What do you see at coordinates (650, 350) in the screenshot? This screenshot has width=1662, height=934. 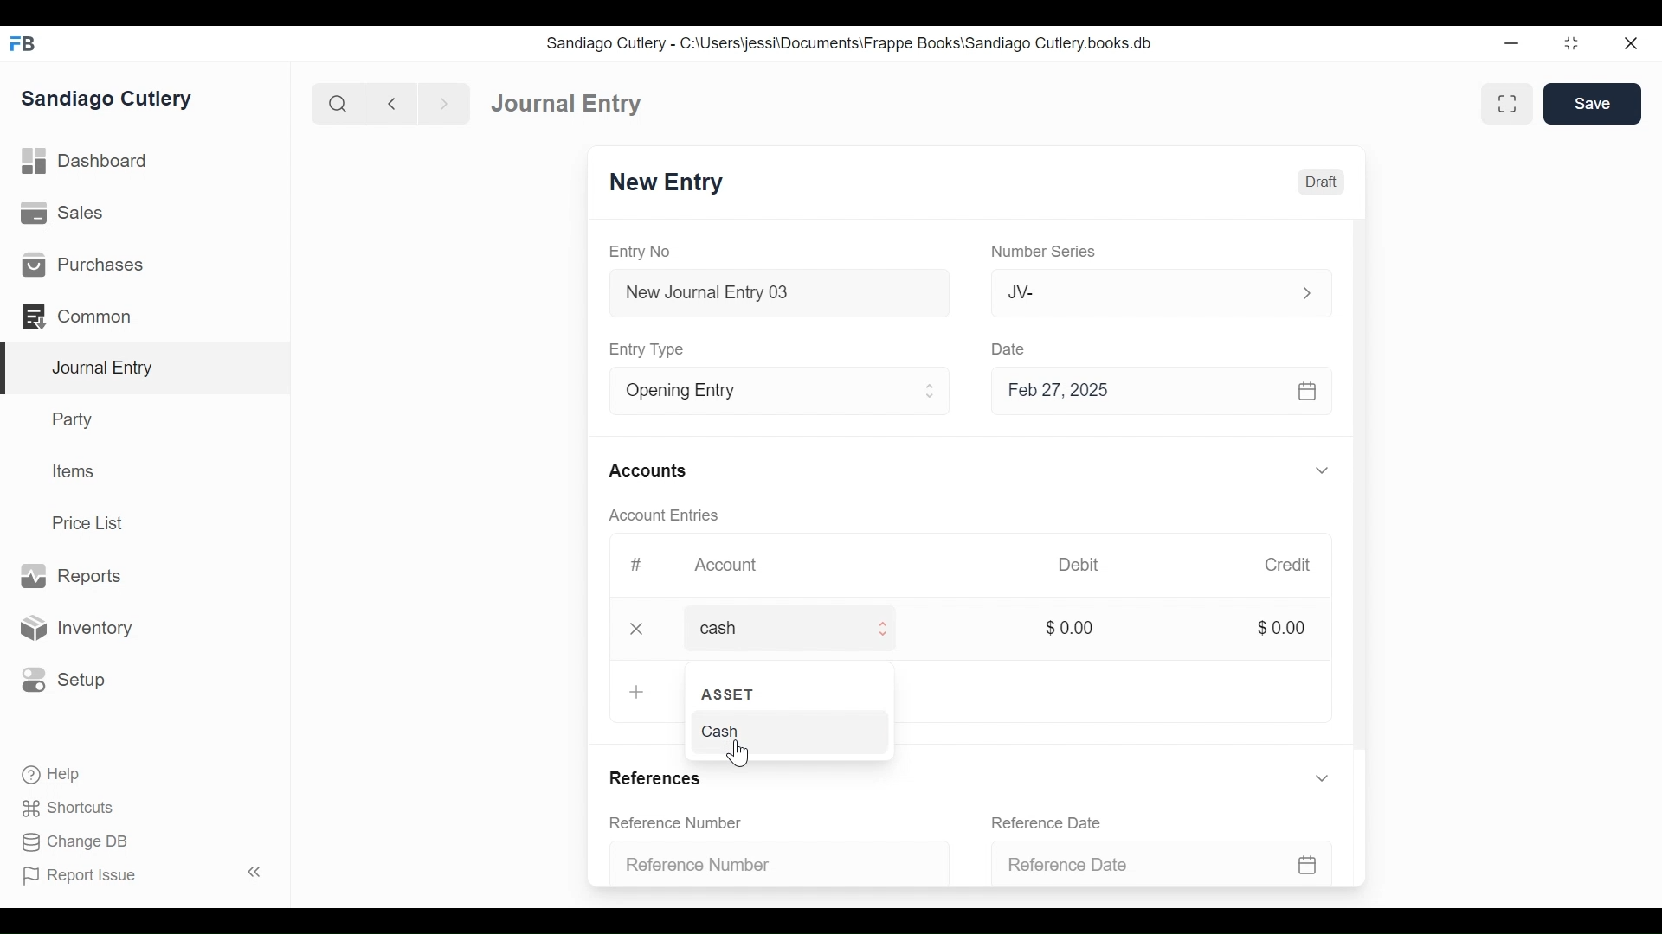 I see `Entry Type` at bounding box center [650, 350].